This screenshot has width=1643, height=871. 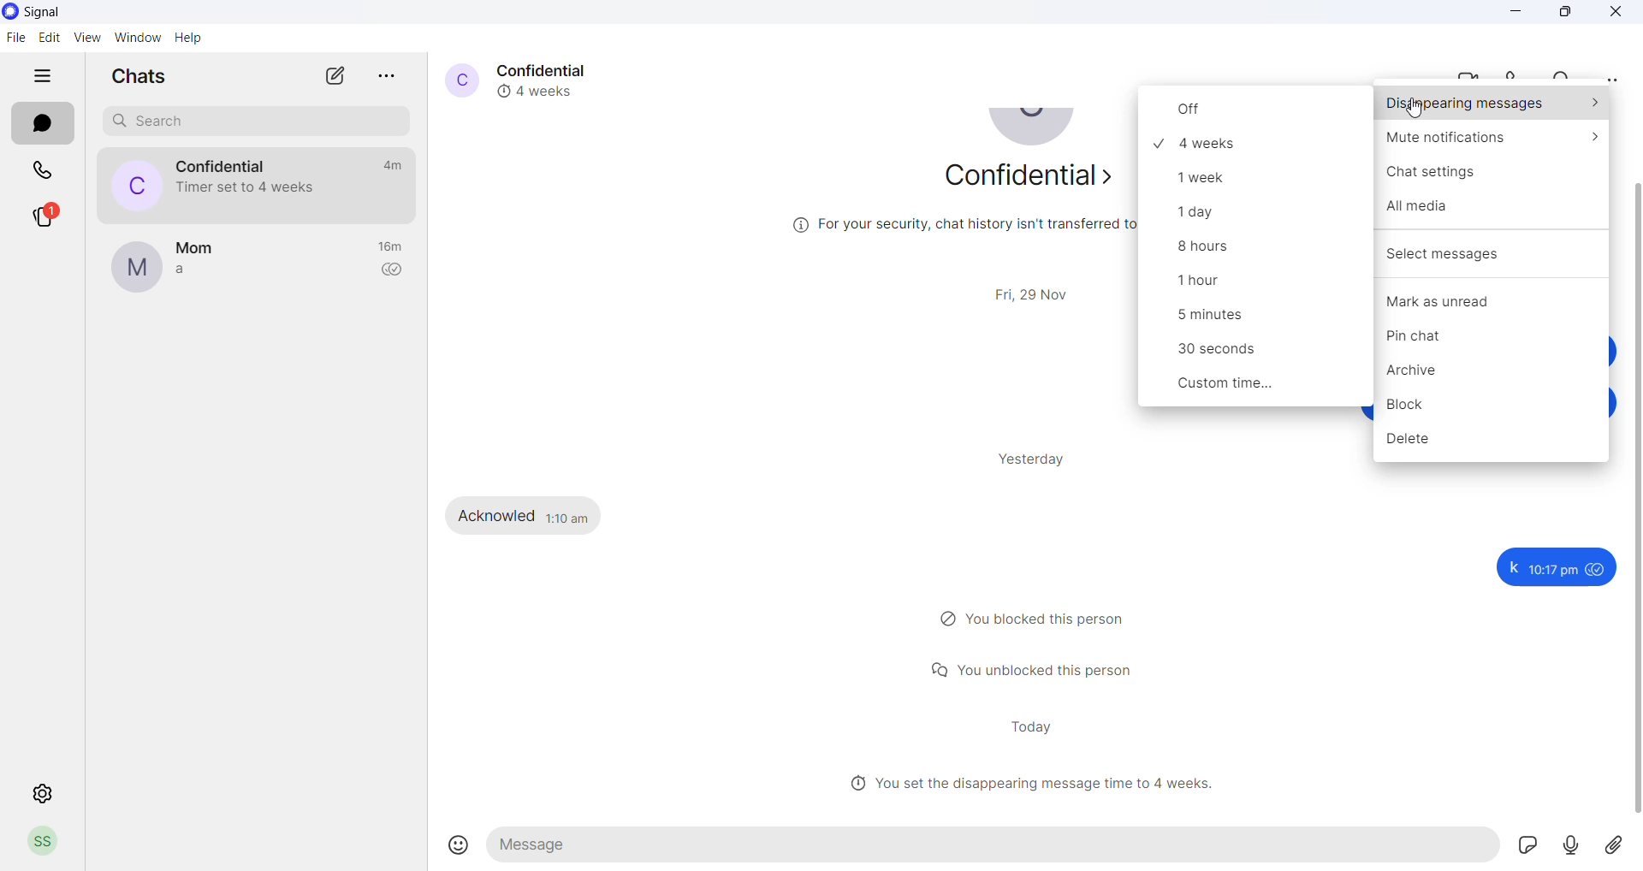 What do you see at coordinates (45, 38) in the screenshot?
I see `edit` at bounding box center [45, 38].